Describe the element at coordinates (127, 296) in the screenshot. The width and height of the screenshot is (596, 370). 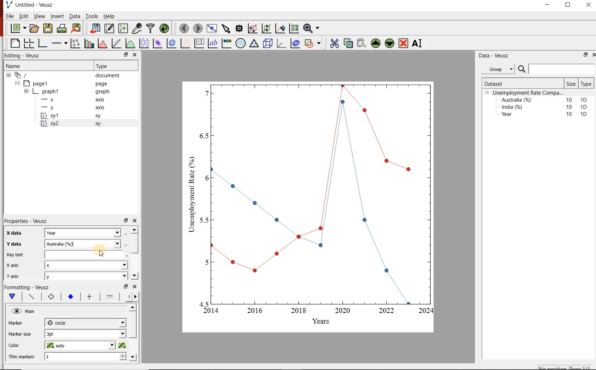
I see `more left` at that location.